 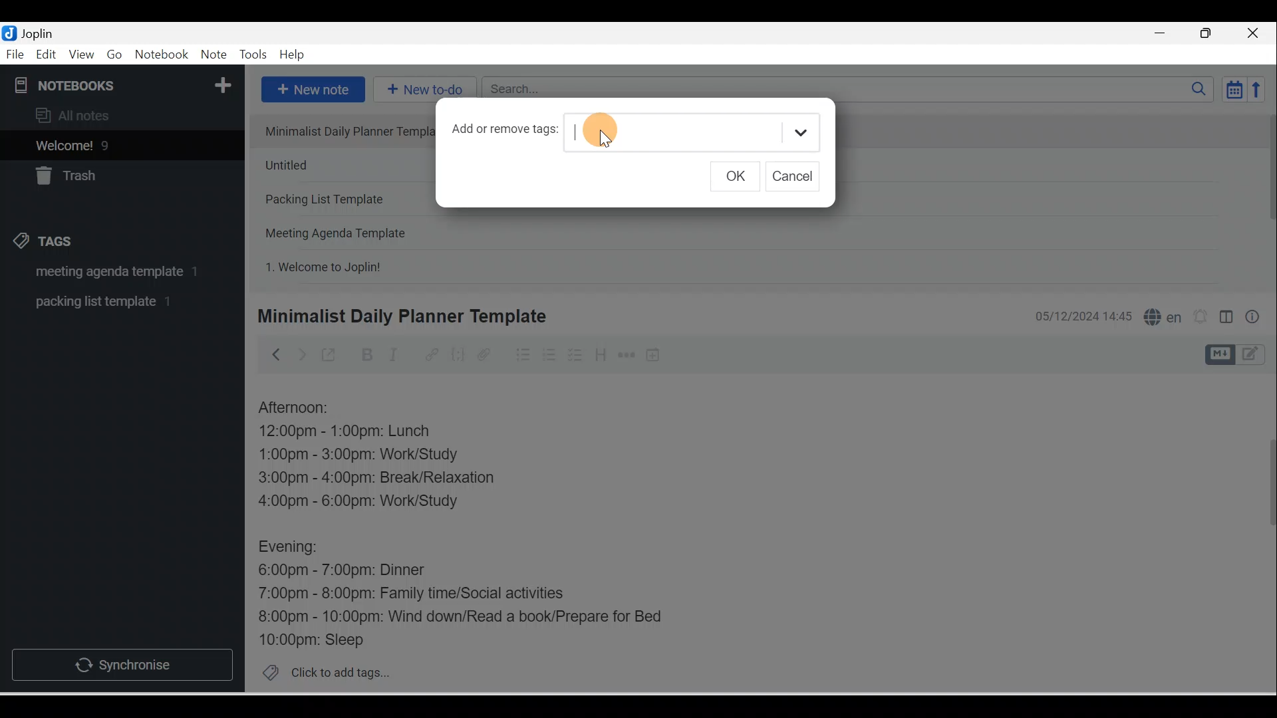 What do you see at coordinates (458, 356) in the screenshot?
I see `Code` at bounding box center [458, 356].